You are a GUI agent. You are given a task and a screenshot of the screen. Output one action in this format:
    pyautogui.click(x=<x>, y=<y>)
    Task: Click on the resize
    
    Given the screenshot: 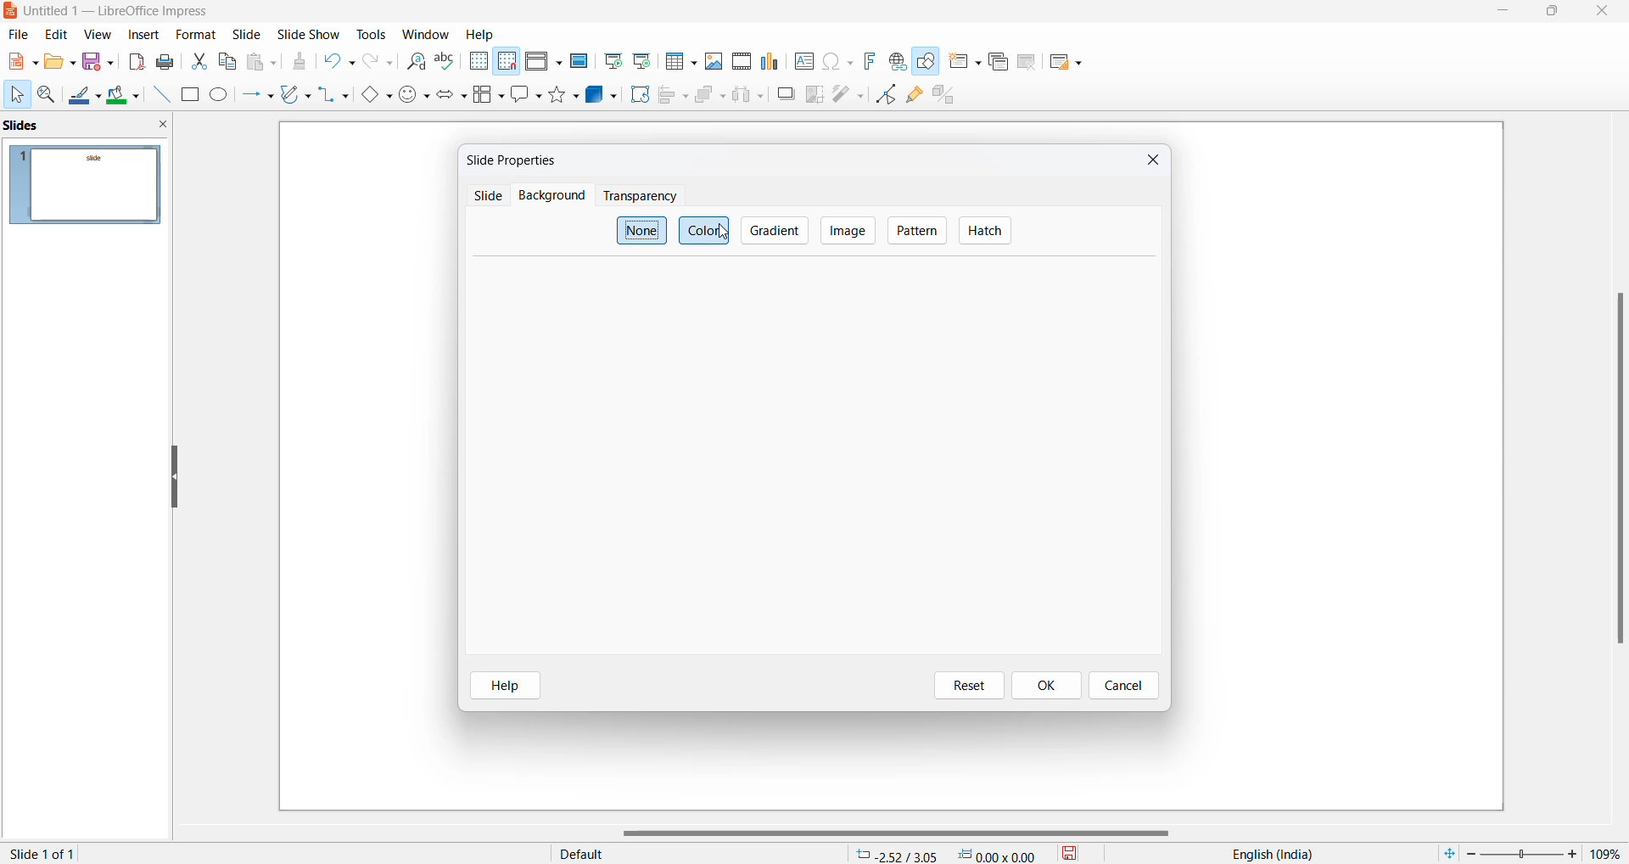 What is the action you would take?
    pyautogui.click(x=174, y=479)
    